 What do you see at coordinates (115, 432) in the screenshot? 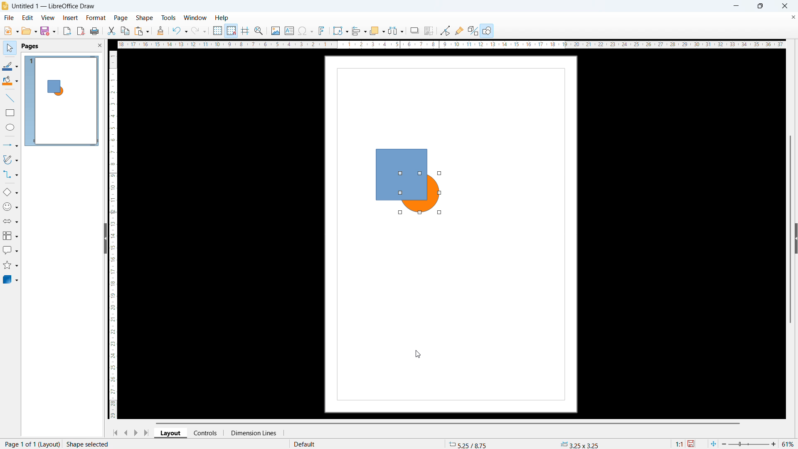
I see `go to first page` at bounding box center [115, 432].